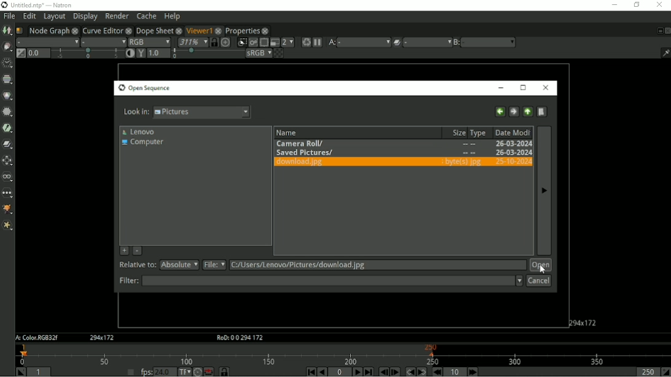 The image size is (671, 377). What do you see at coordinates (8, 144) in the screenshot?
I see `Merge` at bounding box center [8, 144].